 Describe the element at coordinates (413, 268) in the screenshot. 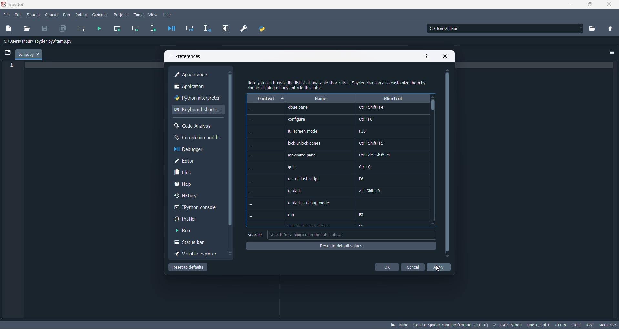

I see `cancel` at that location.